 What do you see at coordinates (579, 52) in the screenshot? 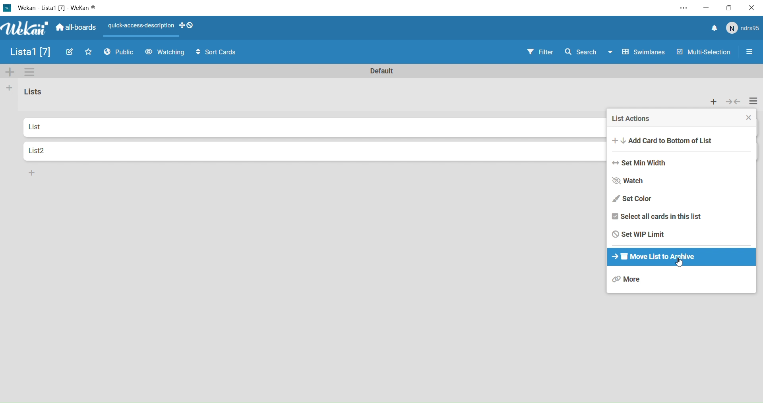
I see `Search` at bounding box center [579, 52].